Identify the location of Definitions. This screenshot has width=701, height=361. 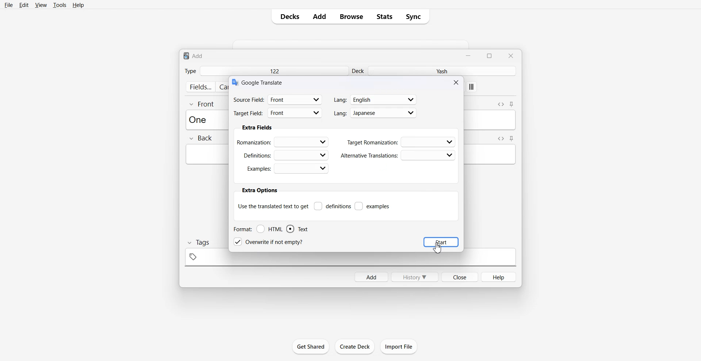
(332, 206).